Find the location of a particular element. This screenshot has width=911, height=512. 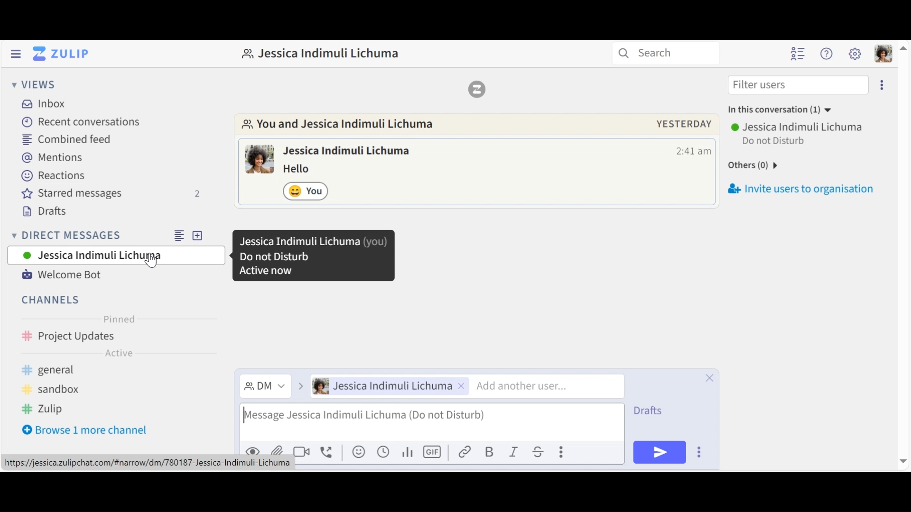

Status is located at coordinates (775, 142).